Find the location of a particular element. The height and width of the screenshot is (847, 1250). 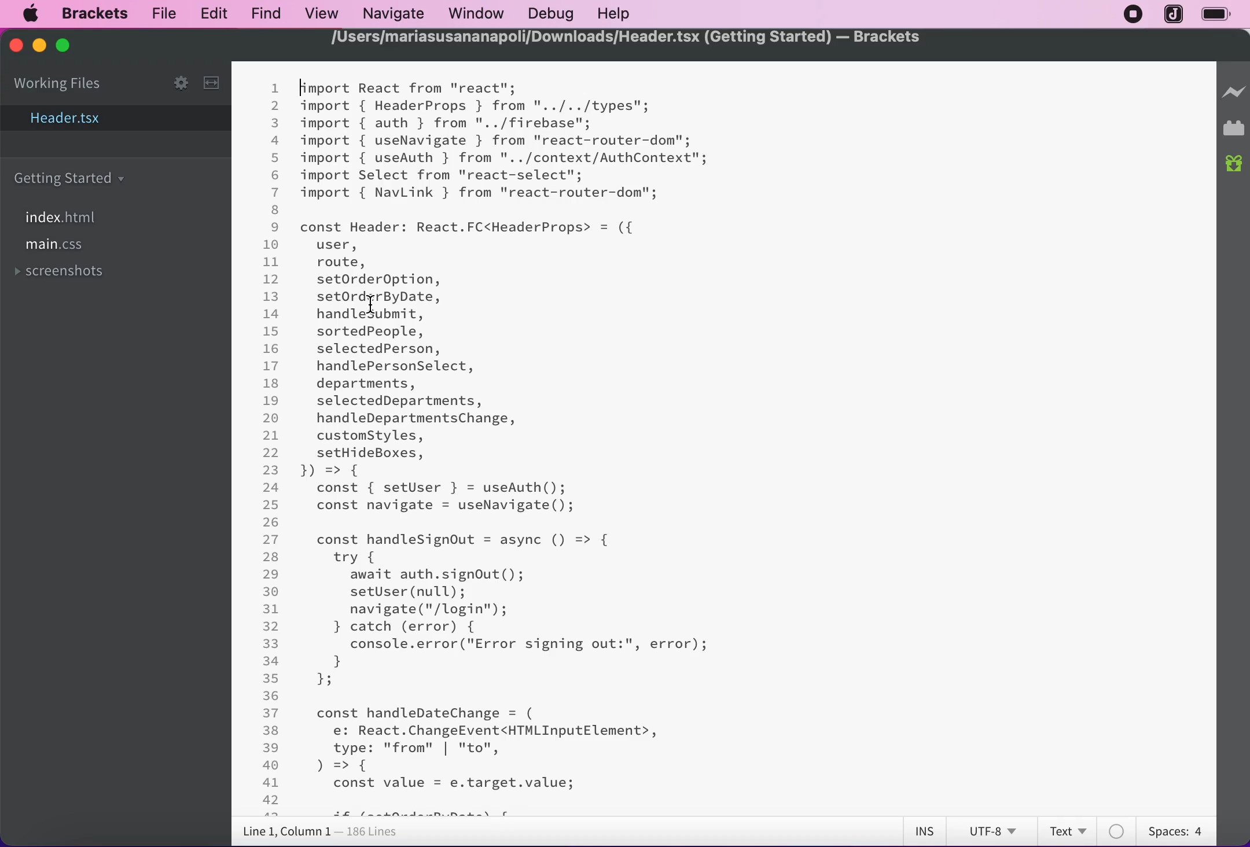

battery is located at coordinates (1222, 16).